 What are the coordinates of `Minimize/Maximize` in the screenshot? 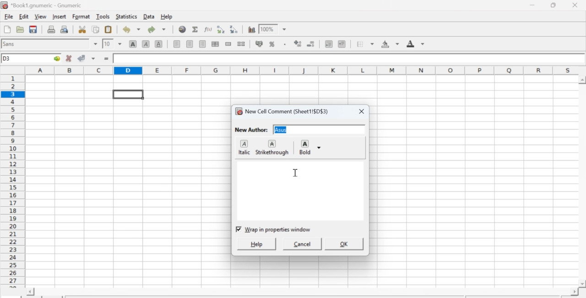 It's located at (554, 5).